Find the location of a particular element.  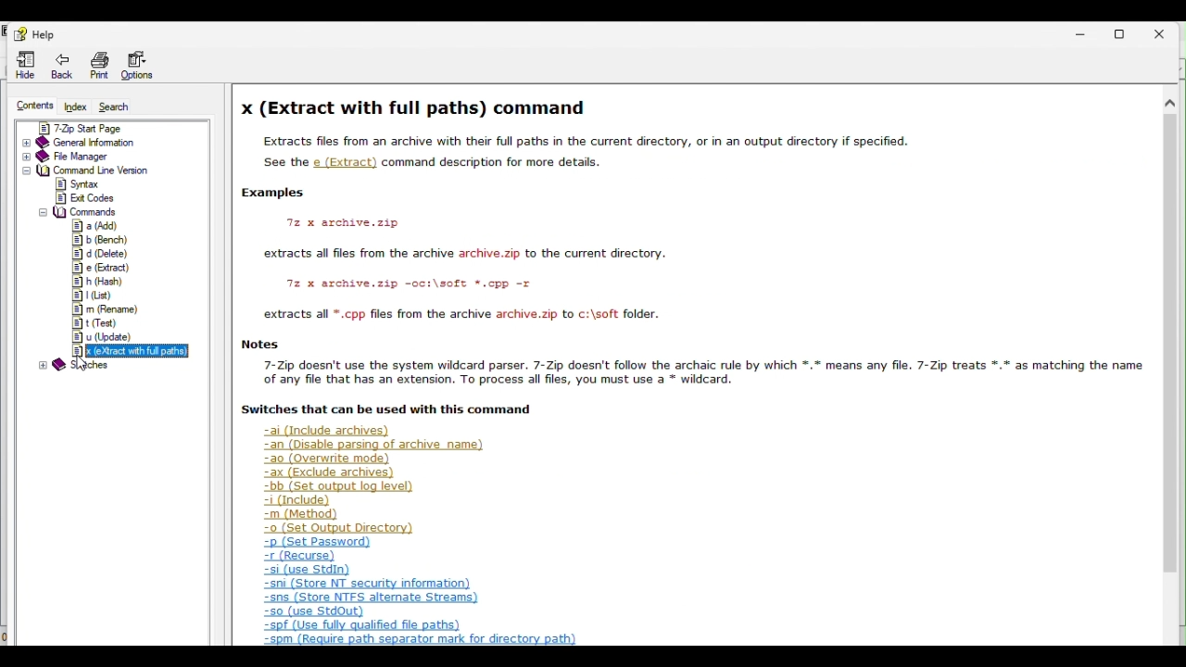

L (List) is located at coordinates (100, 295).